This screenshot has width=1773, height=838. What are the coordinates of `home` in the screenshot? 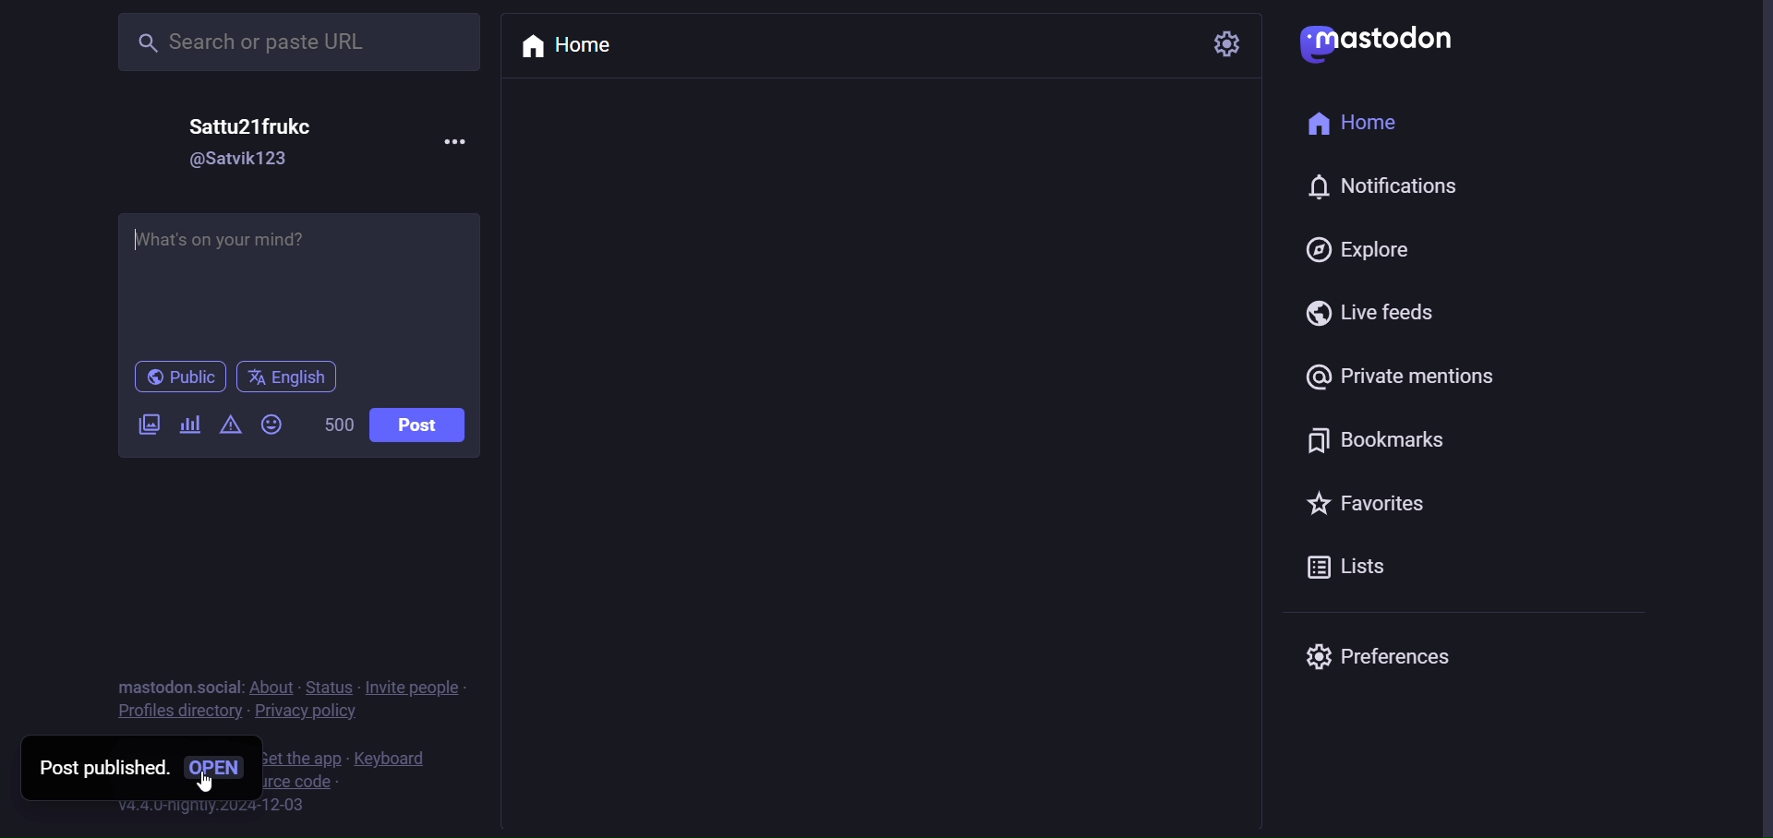 It's located at (1355, 116).